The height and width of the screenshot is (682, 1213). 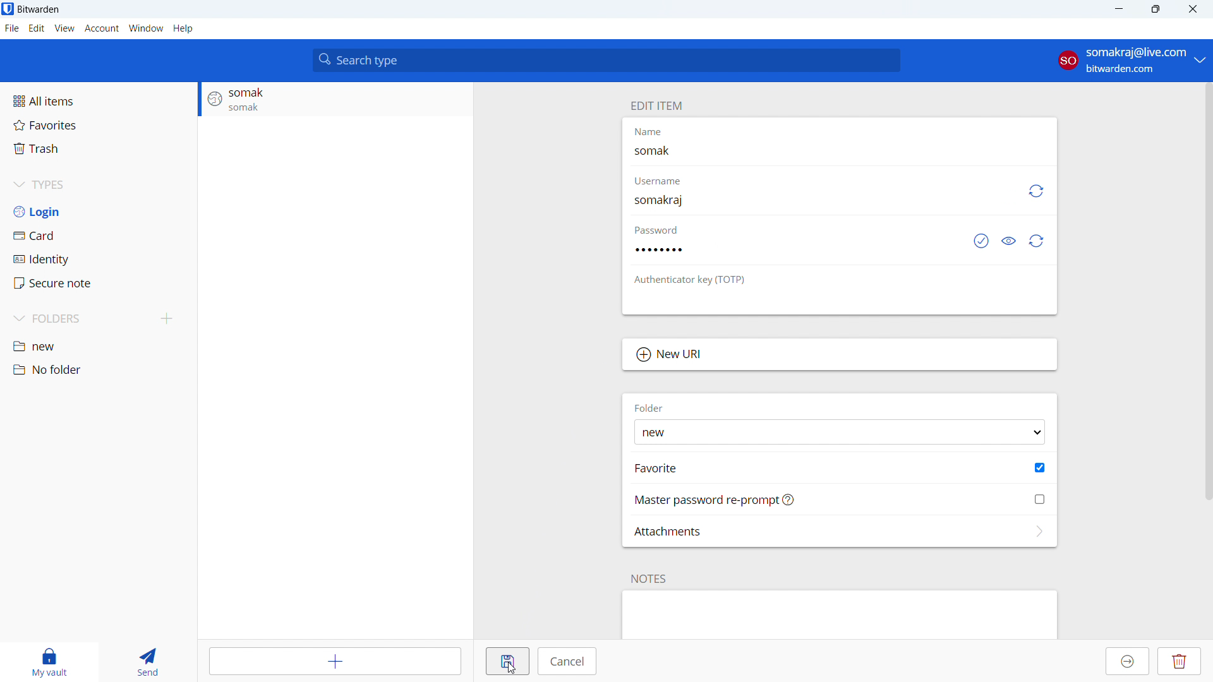 What do you see at coordinates (840, 300) in the screenshot?
I see `edit authenticator key` at bounding box center [840, 300].